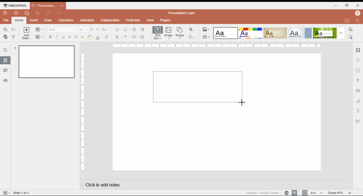  What do you see at coordinates (133, 20) in the screenshot?
I see `protection` at bounding box center [133, 20].